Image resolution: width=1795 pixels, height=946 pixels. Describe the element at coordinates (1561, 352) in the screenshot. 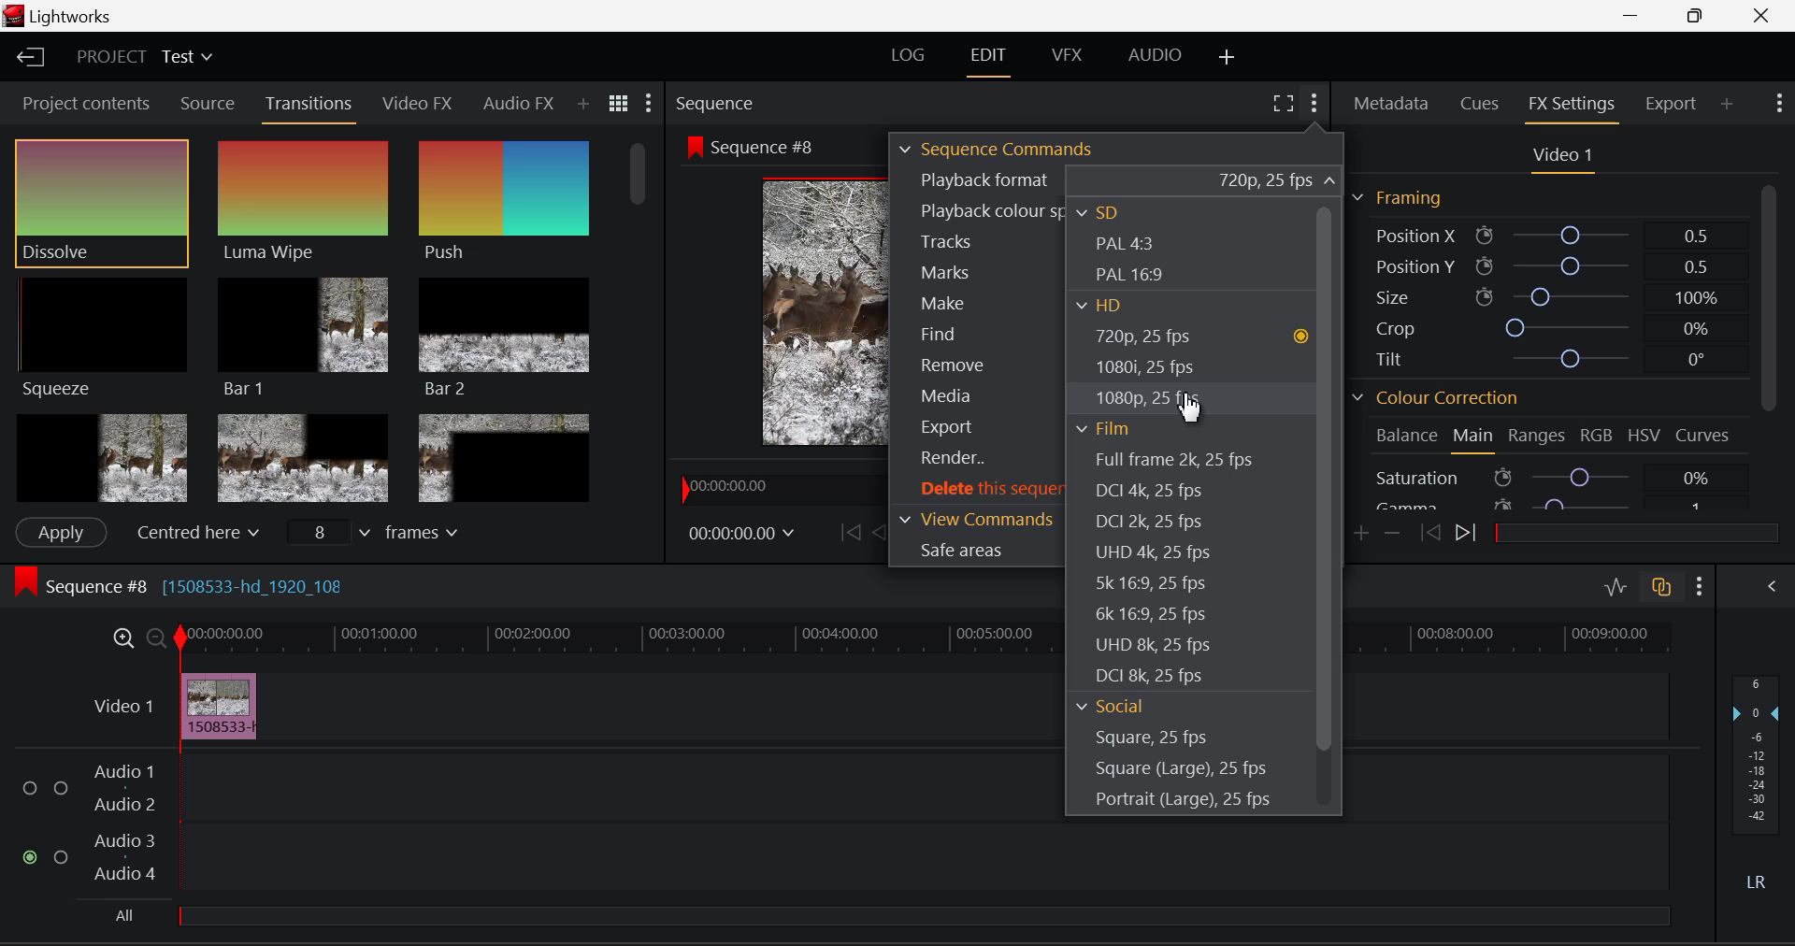

I see `Application Assistant Tip` at that location.